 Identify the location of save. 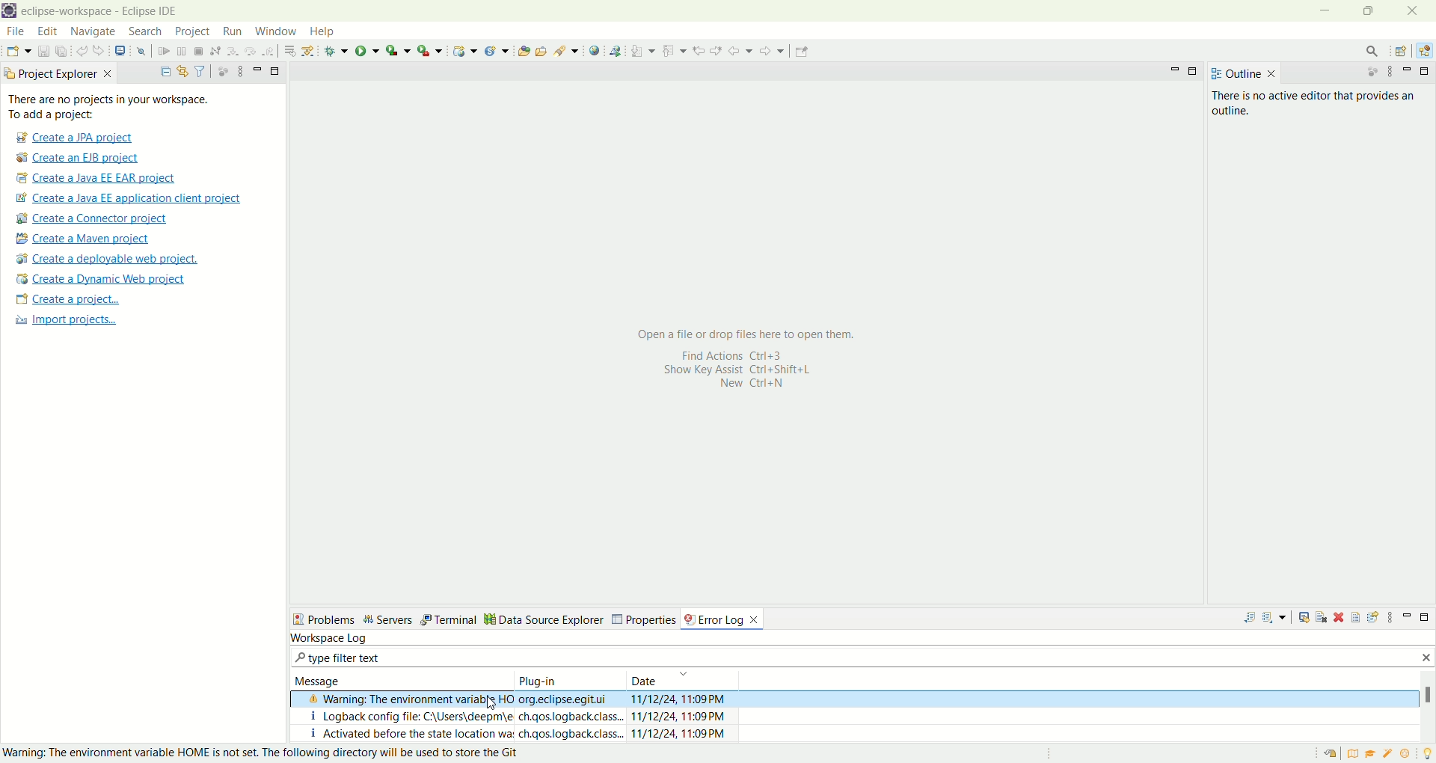
(43, 51).